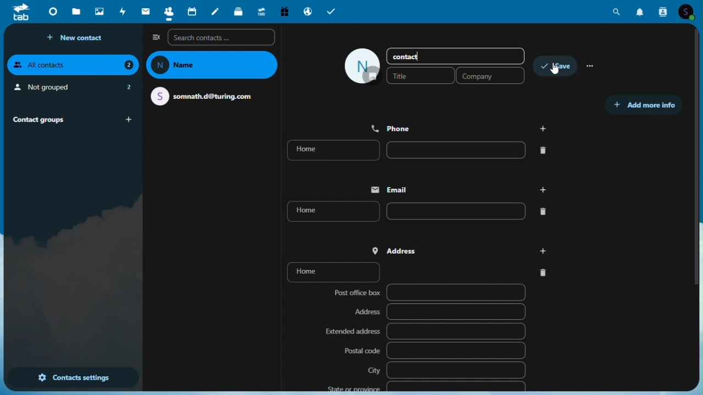 Image resolution: width=703 pixels, height=395 pixels. Describe the element at coordinates (618, 12) in the screenshot. I see `Search` at that location.